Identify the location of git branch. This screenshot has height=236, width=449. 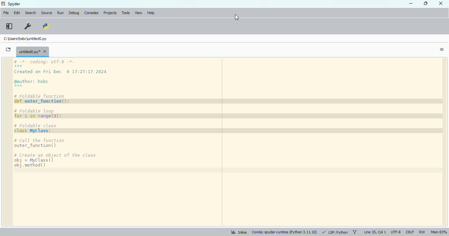
(355, 231).